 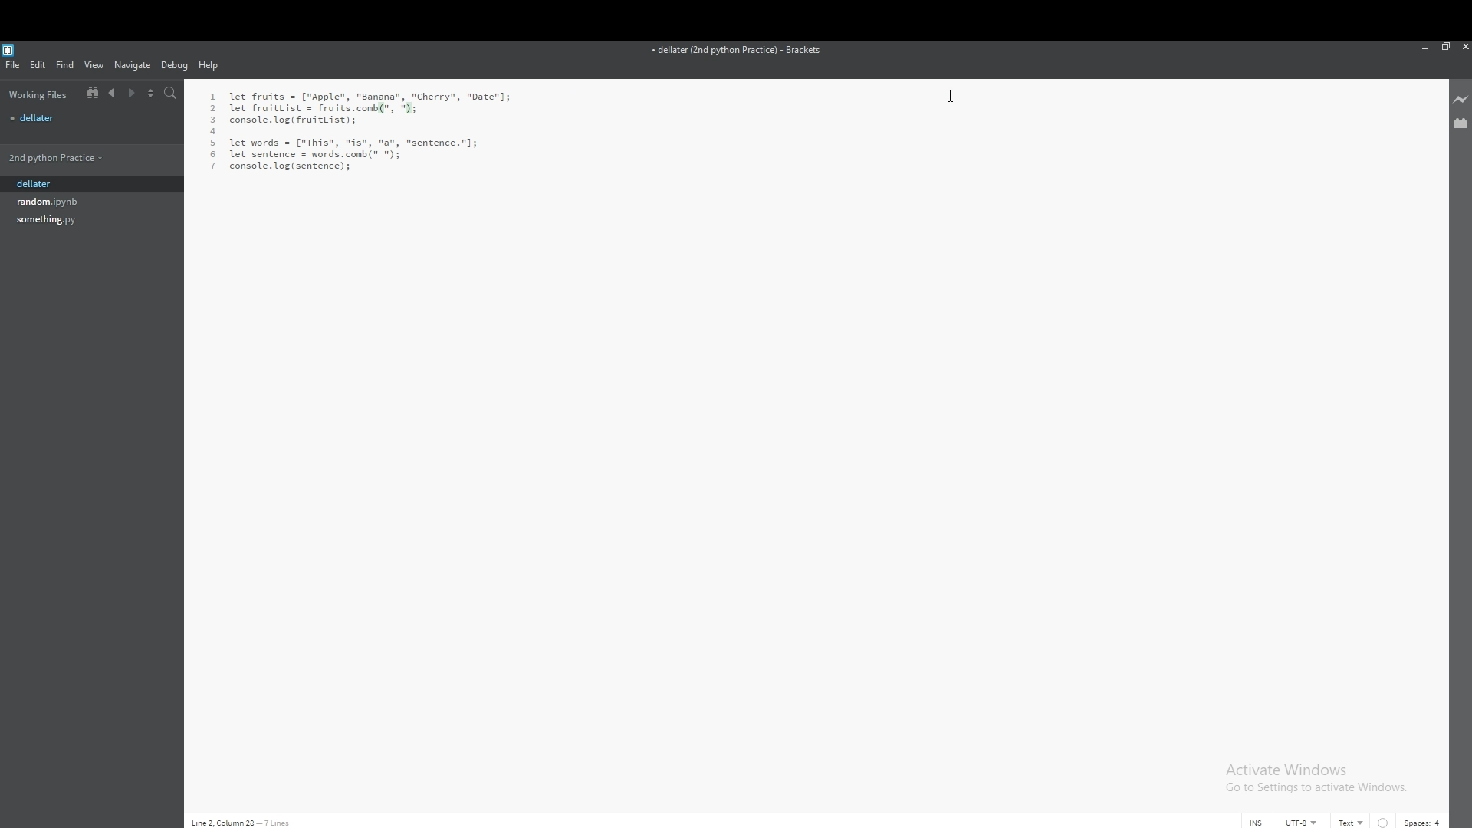 What do you see at coordinates (738, 51) in the screenshot?
I see `file name` at bounding box center [738, 51].